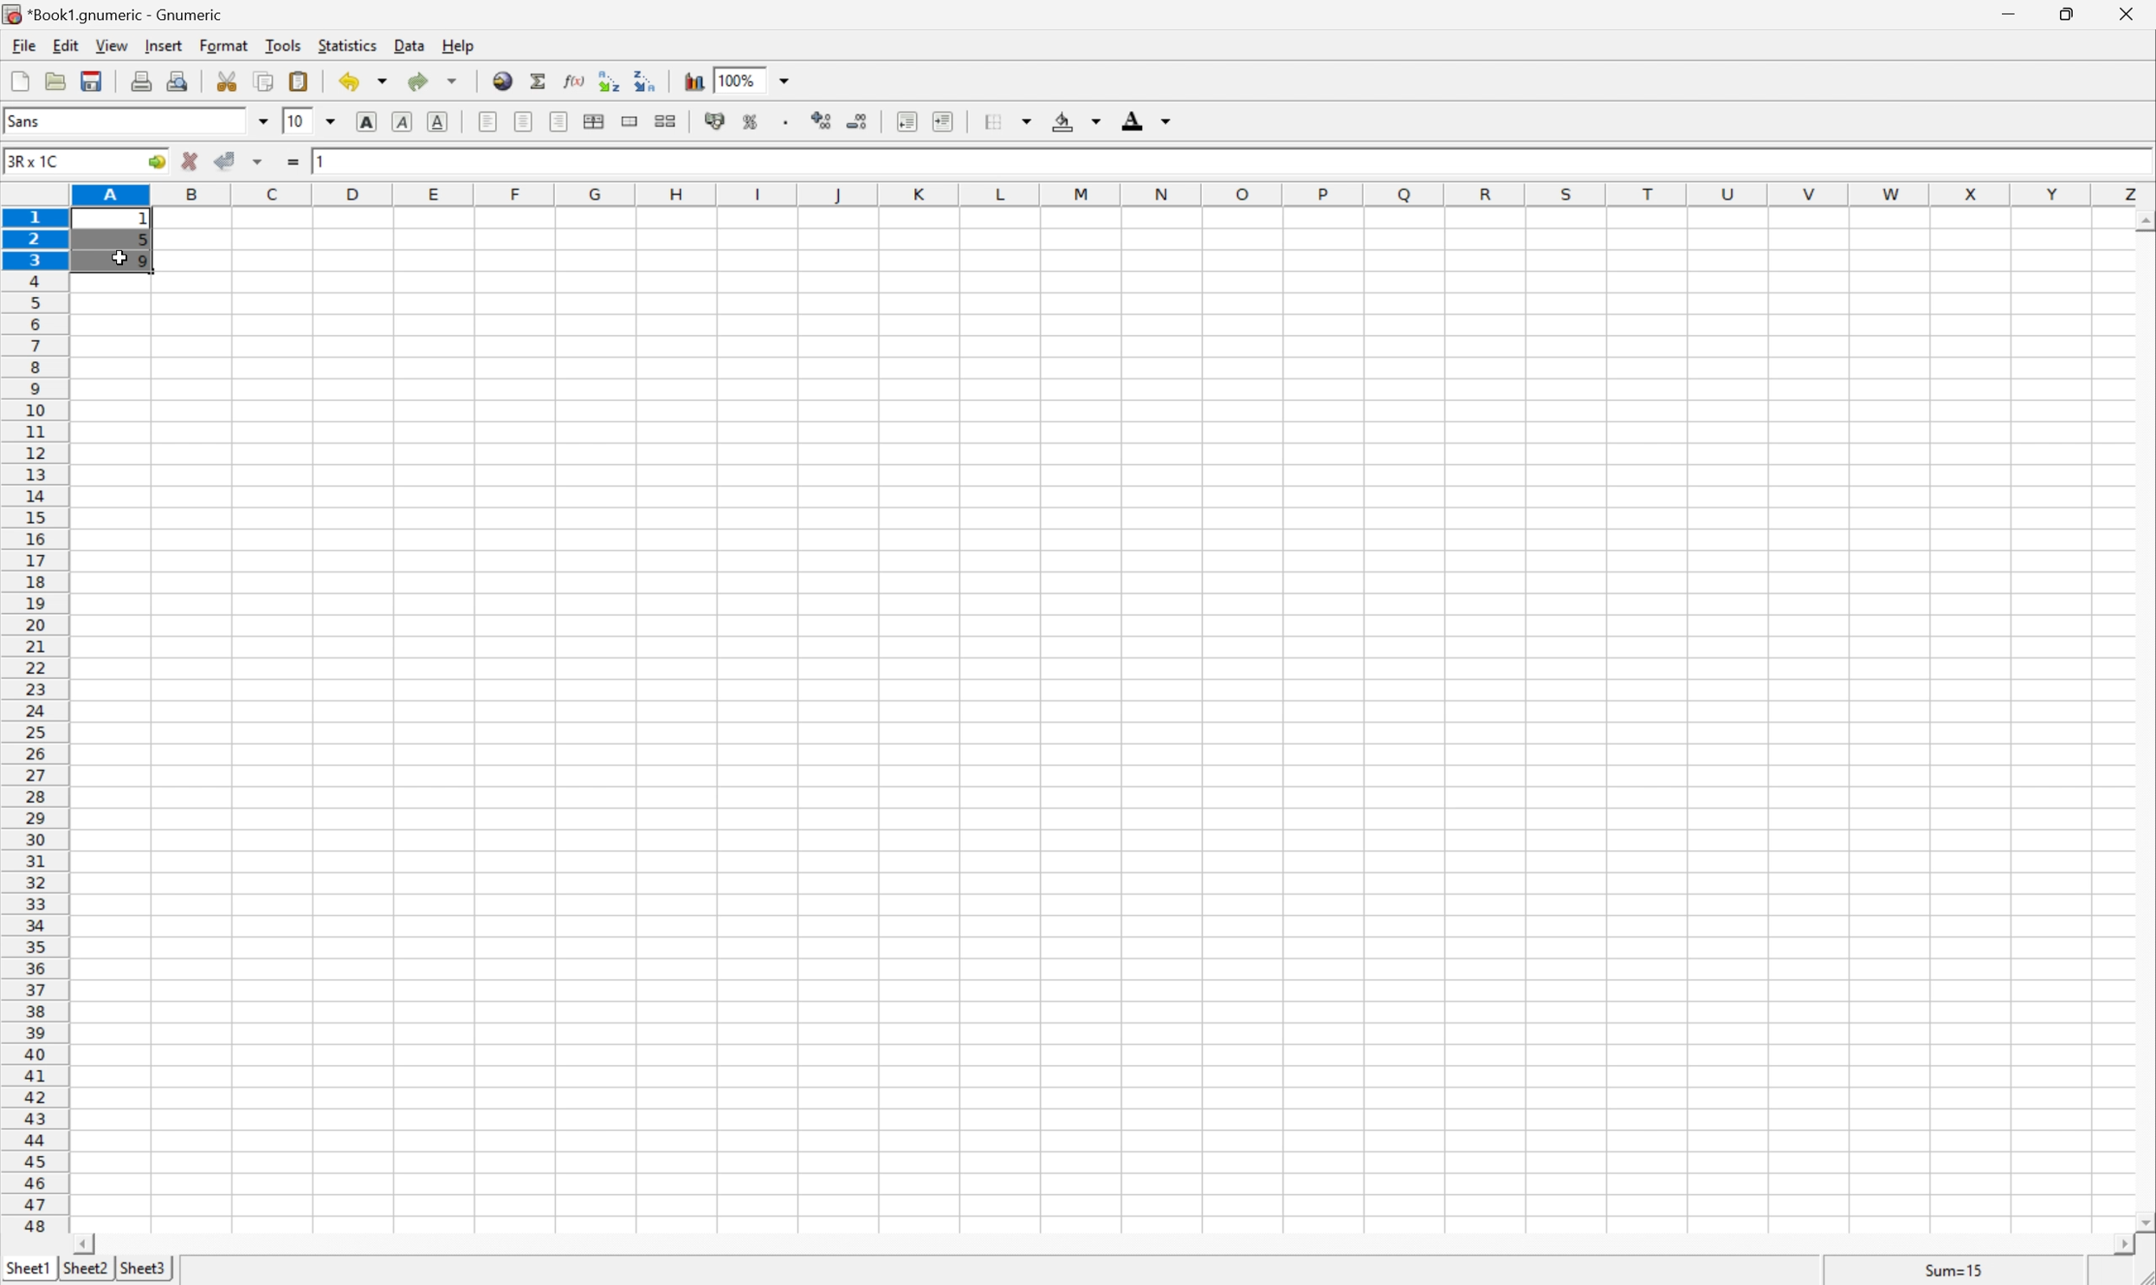  What do you see at coordinates (227, 158) in the screenshot?
I see `accept changes` at bounding box center [227, 158].